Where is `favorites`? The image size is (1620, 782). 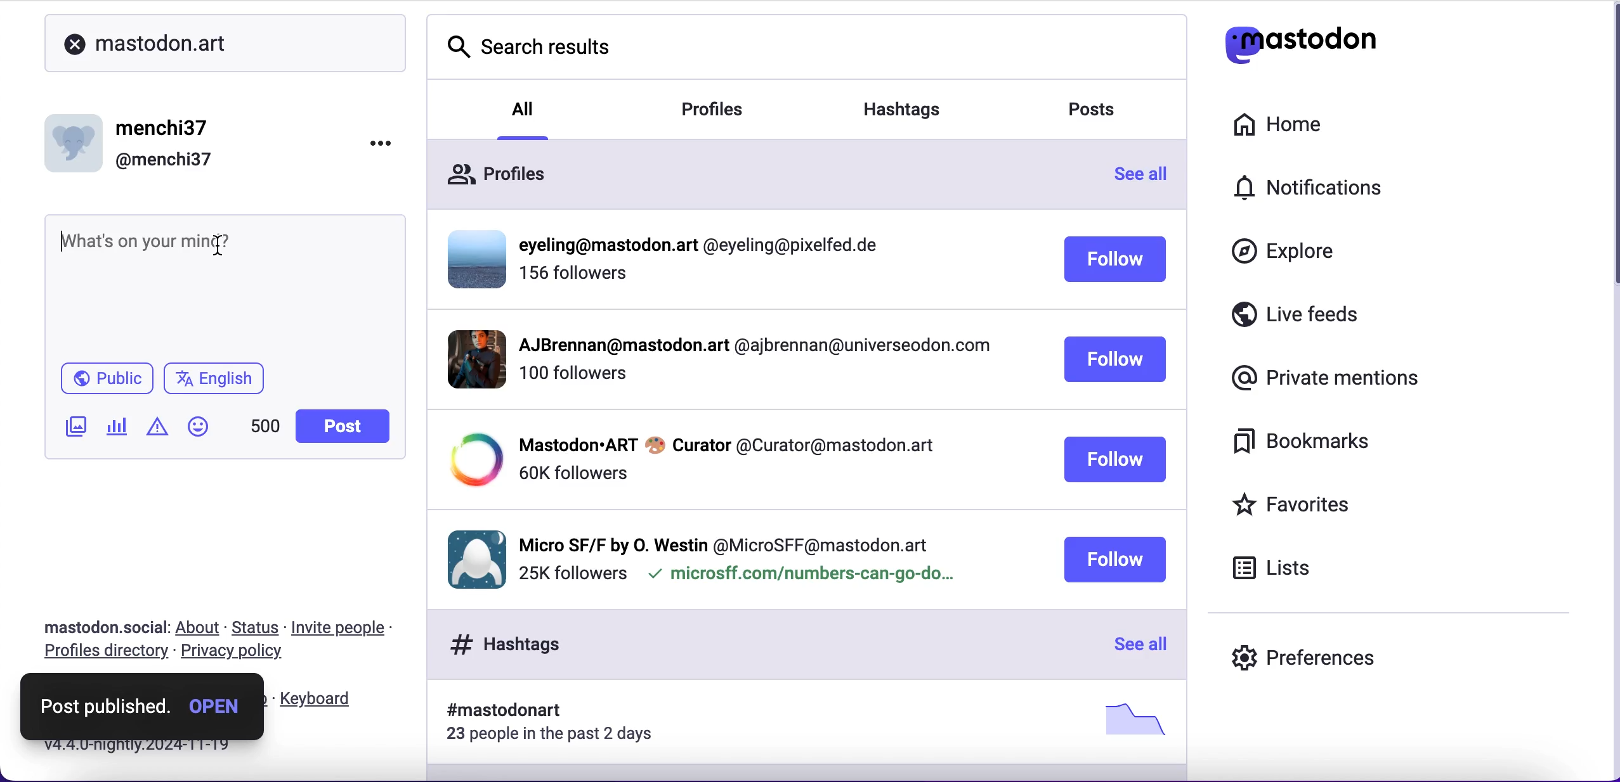
favorites is located at coordinates (1324, 504).